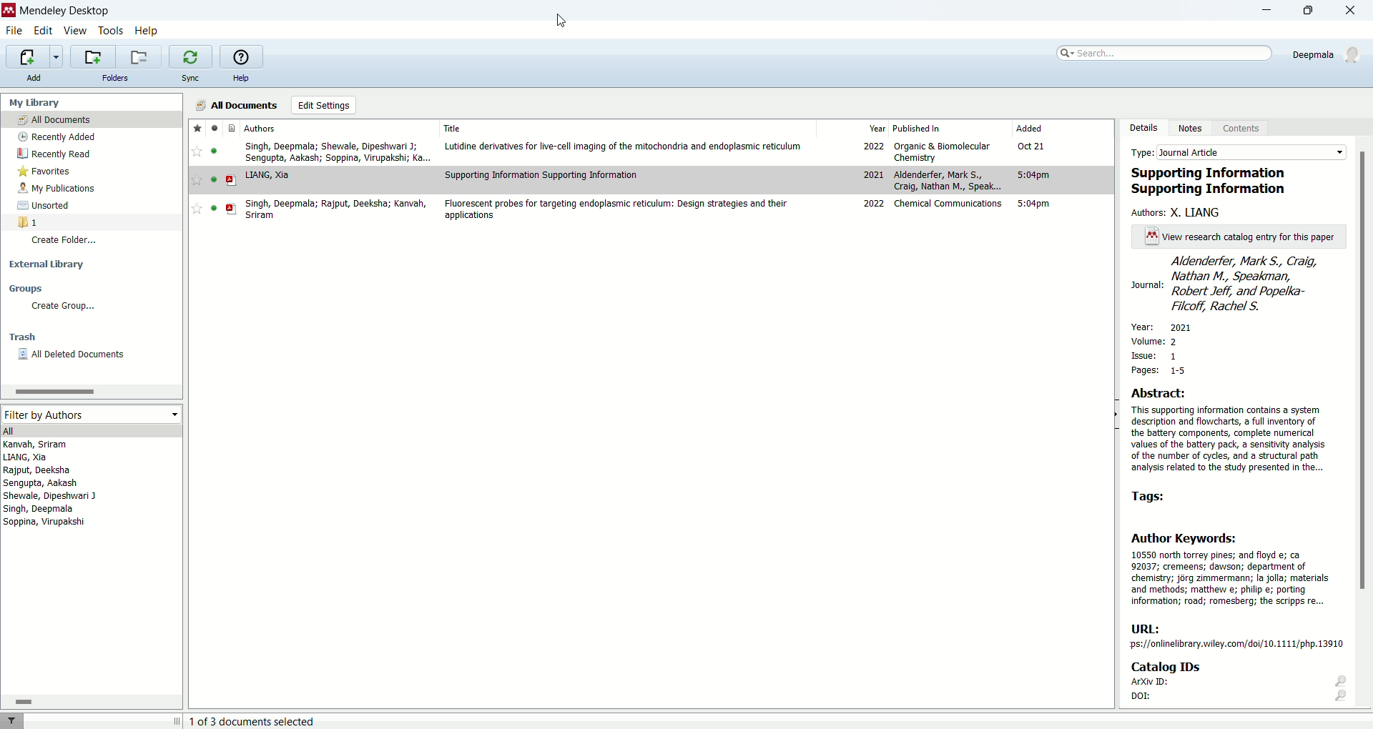 This screenshot has width=1373, height=729. I want to click on favorites, so click(197, 128).